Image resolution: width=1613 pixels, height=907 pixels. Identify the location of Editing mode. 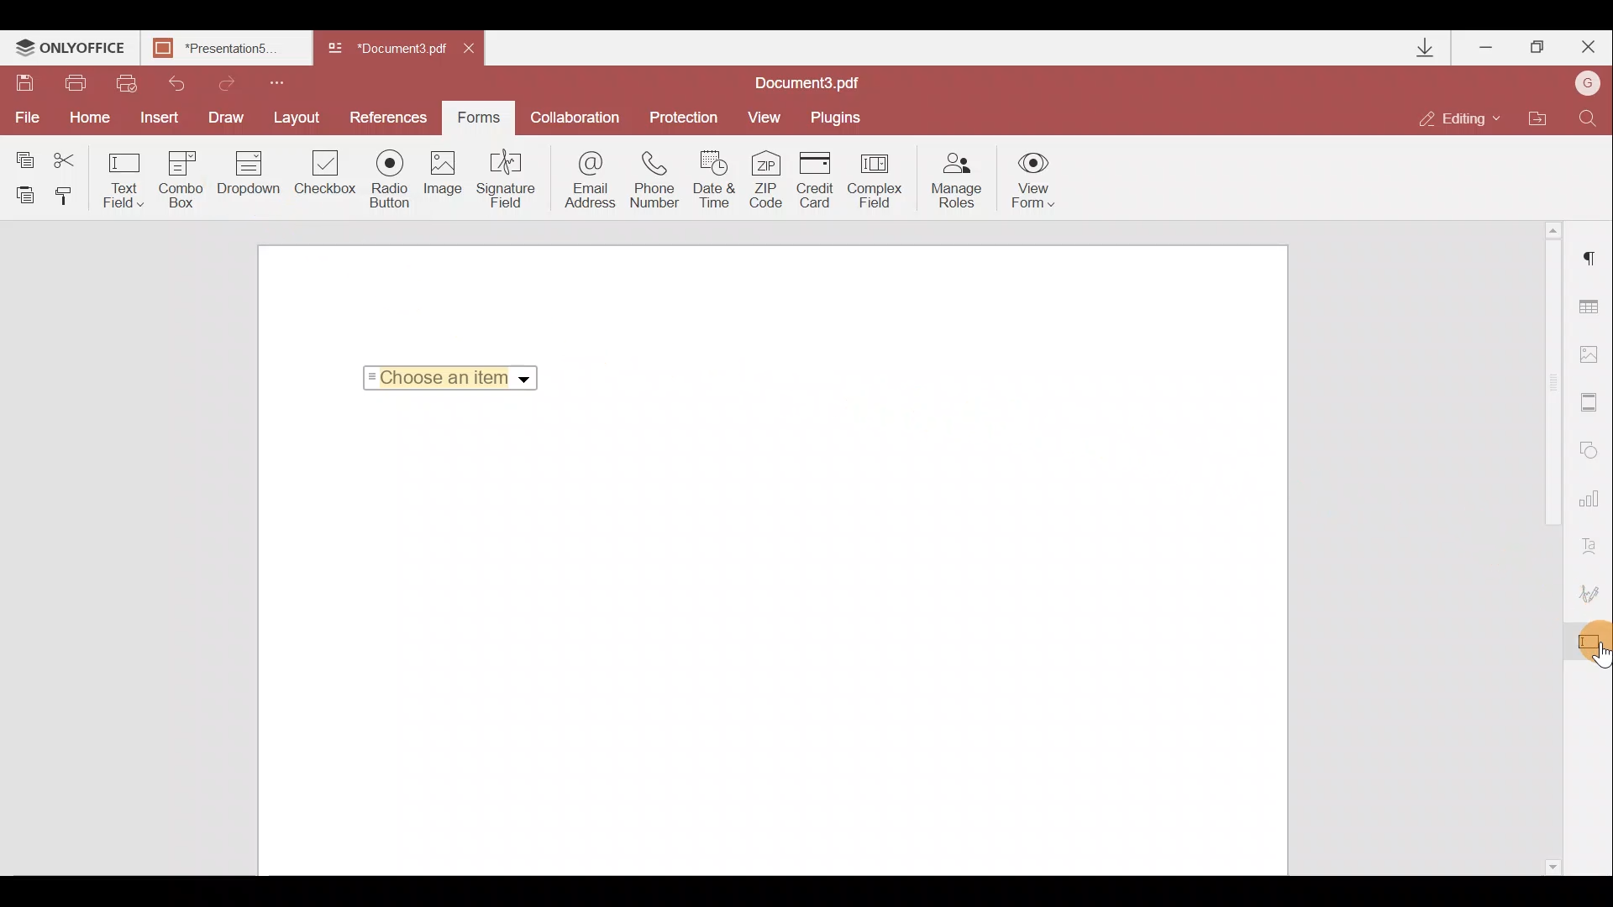
(1461, 120).